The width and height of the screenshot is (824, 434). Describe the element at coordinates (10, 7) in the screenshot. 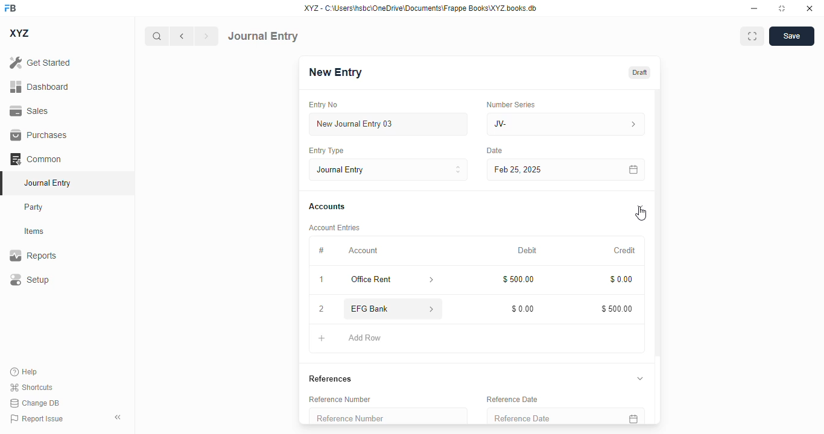

I see `FB logo` at that location.